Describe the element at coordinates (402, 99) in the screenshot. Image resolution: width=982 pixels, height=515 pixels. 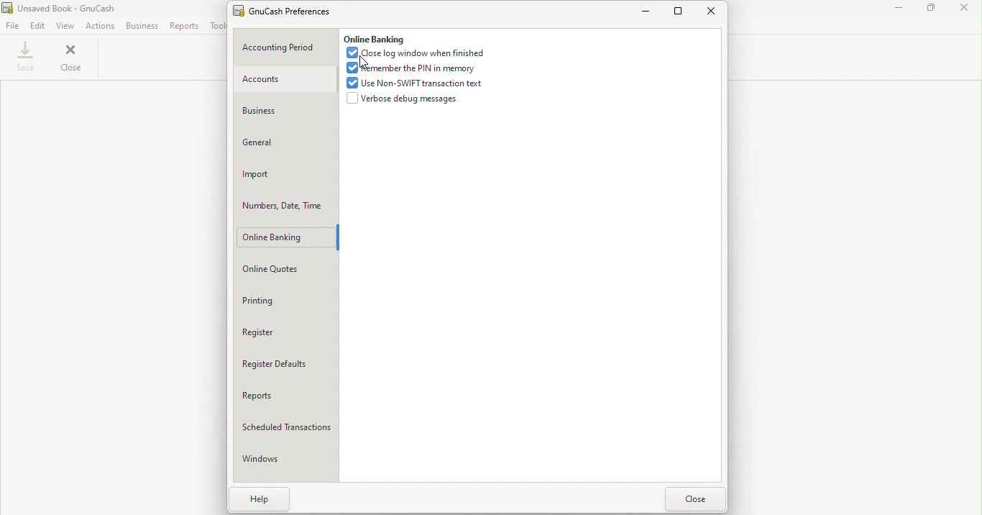
I see `Verbose debug messages` at that location.